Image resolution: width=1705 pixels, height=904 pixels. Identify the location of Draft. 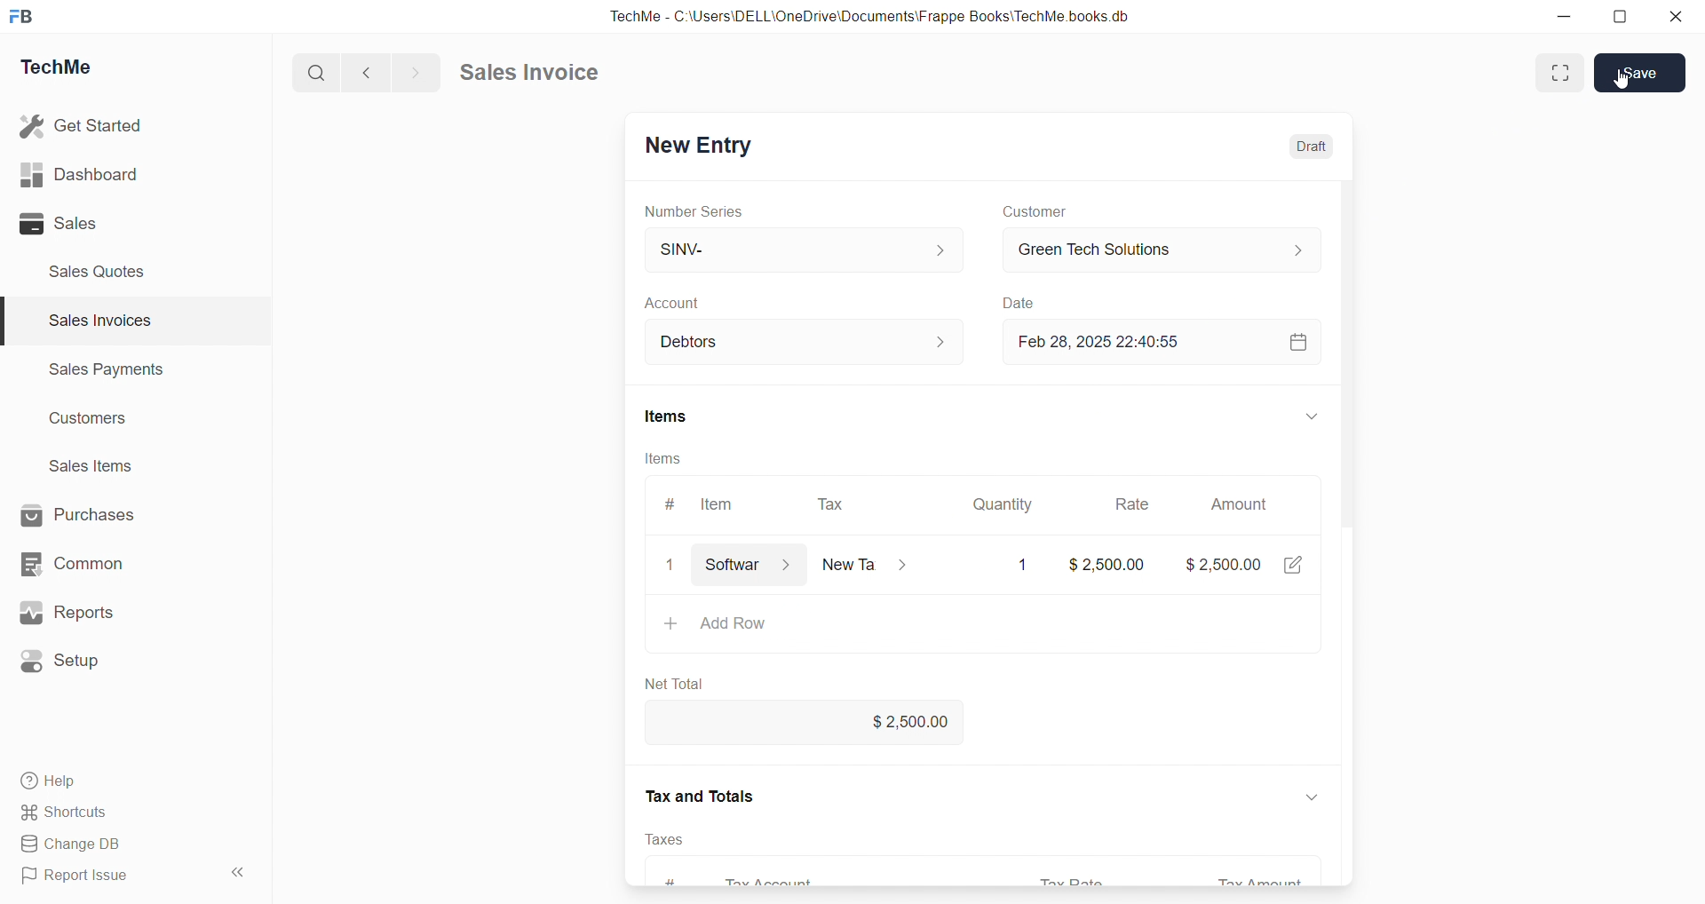
(1311, 147).